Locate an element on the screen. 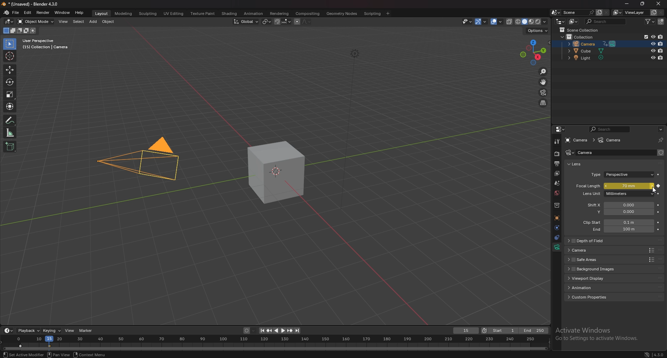 This screenshot has height=358, width=667. jump to keyframe is located at coordinates (269, 331).